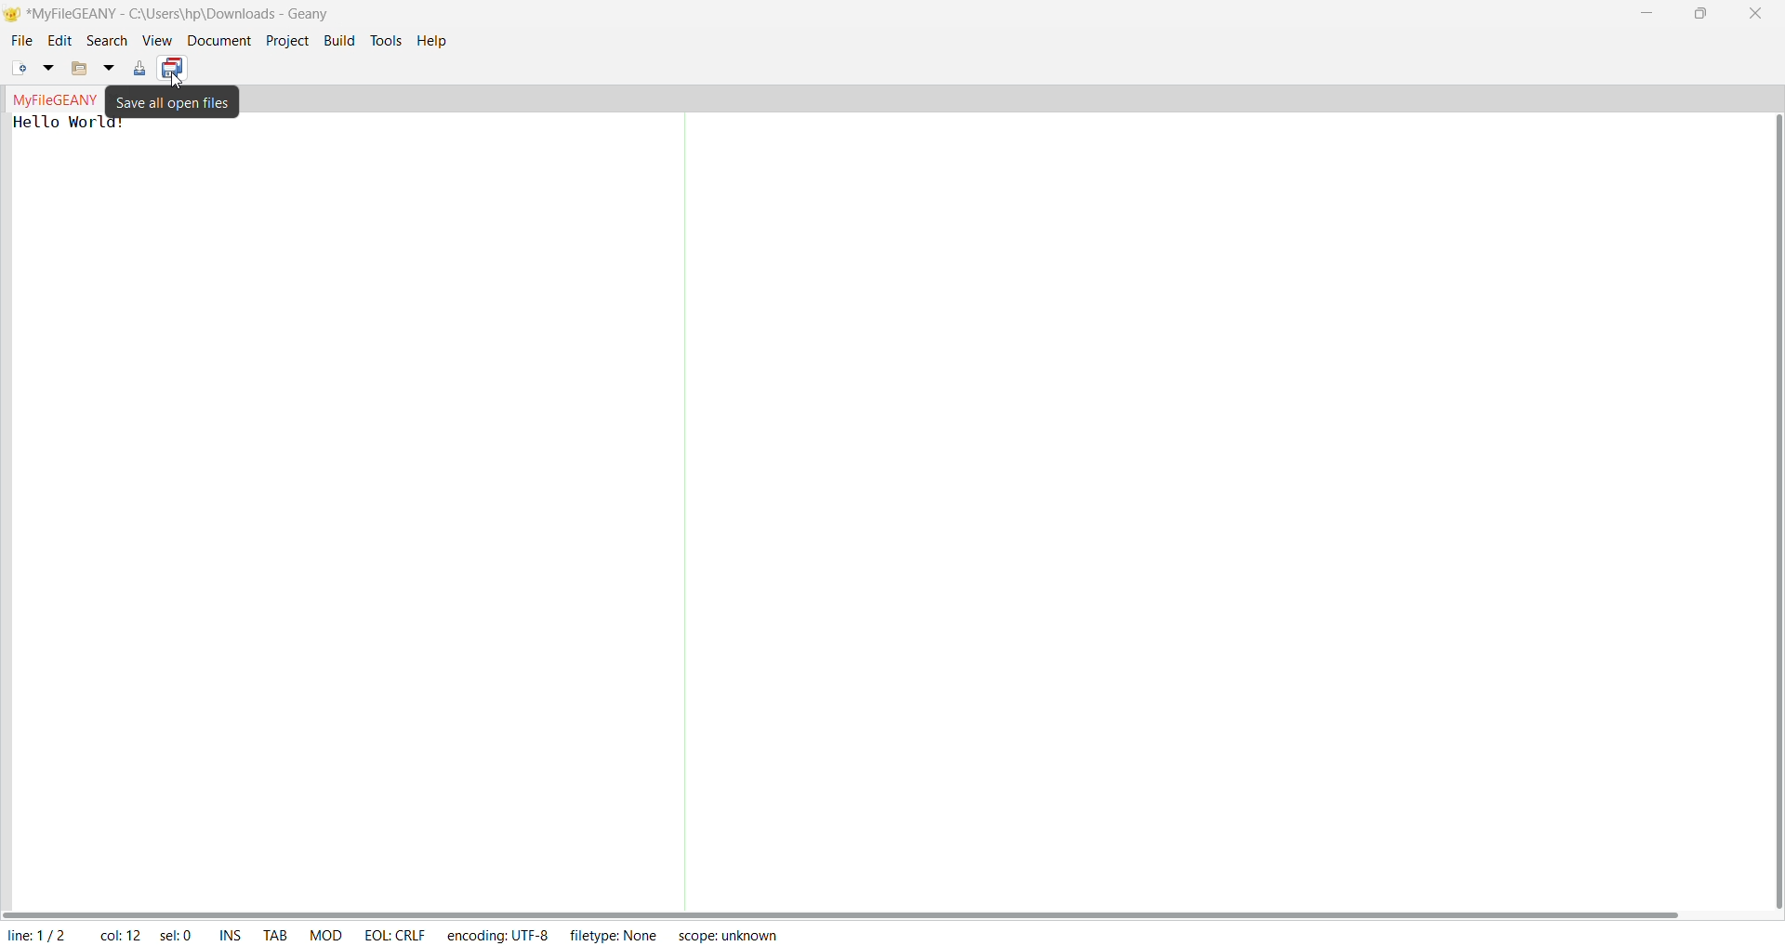  Describe the element at coordinates (498, 934) in the screenshot. I see `Encoding` at that location.